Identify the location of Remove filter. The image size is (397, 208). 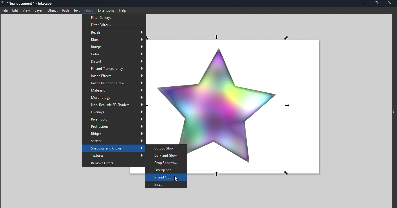
(114, 163).